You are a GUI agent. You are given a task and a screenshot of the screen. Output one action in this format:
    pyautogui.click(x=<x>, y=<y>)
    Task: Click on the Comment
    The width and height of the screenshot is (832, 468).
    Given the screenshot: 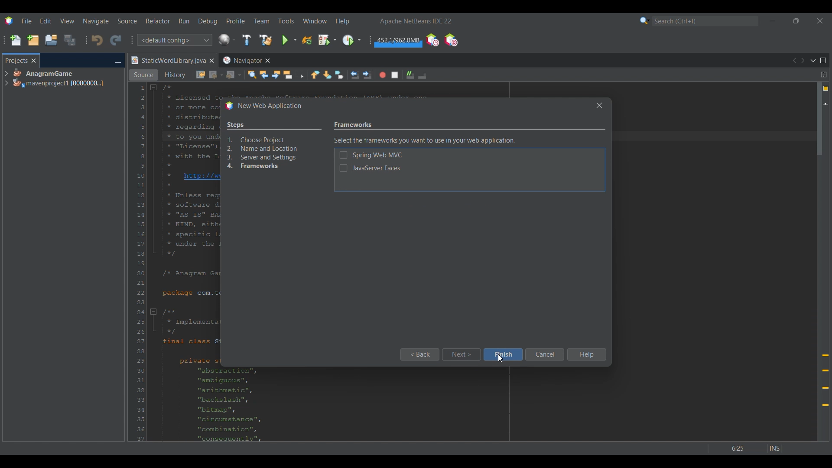 What is the action you would take?
    pyautogui.click(x=422, y=75)
    